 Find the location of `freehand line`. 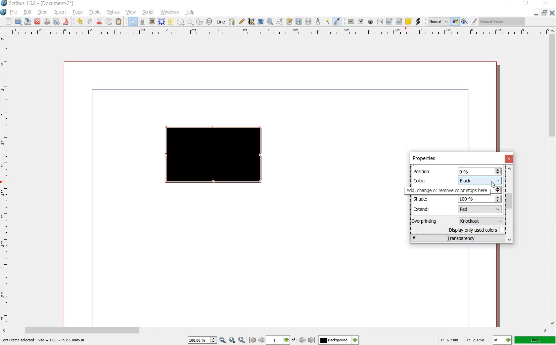

freehand line is located at coordinates (242, 21).